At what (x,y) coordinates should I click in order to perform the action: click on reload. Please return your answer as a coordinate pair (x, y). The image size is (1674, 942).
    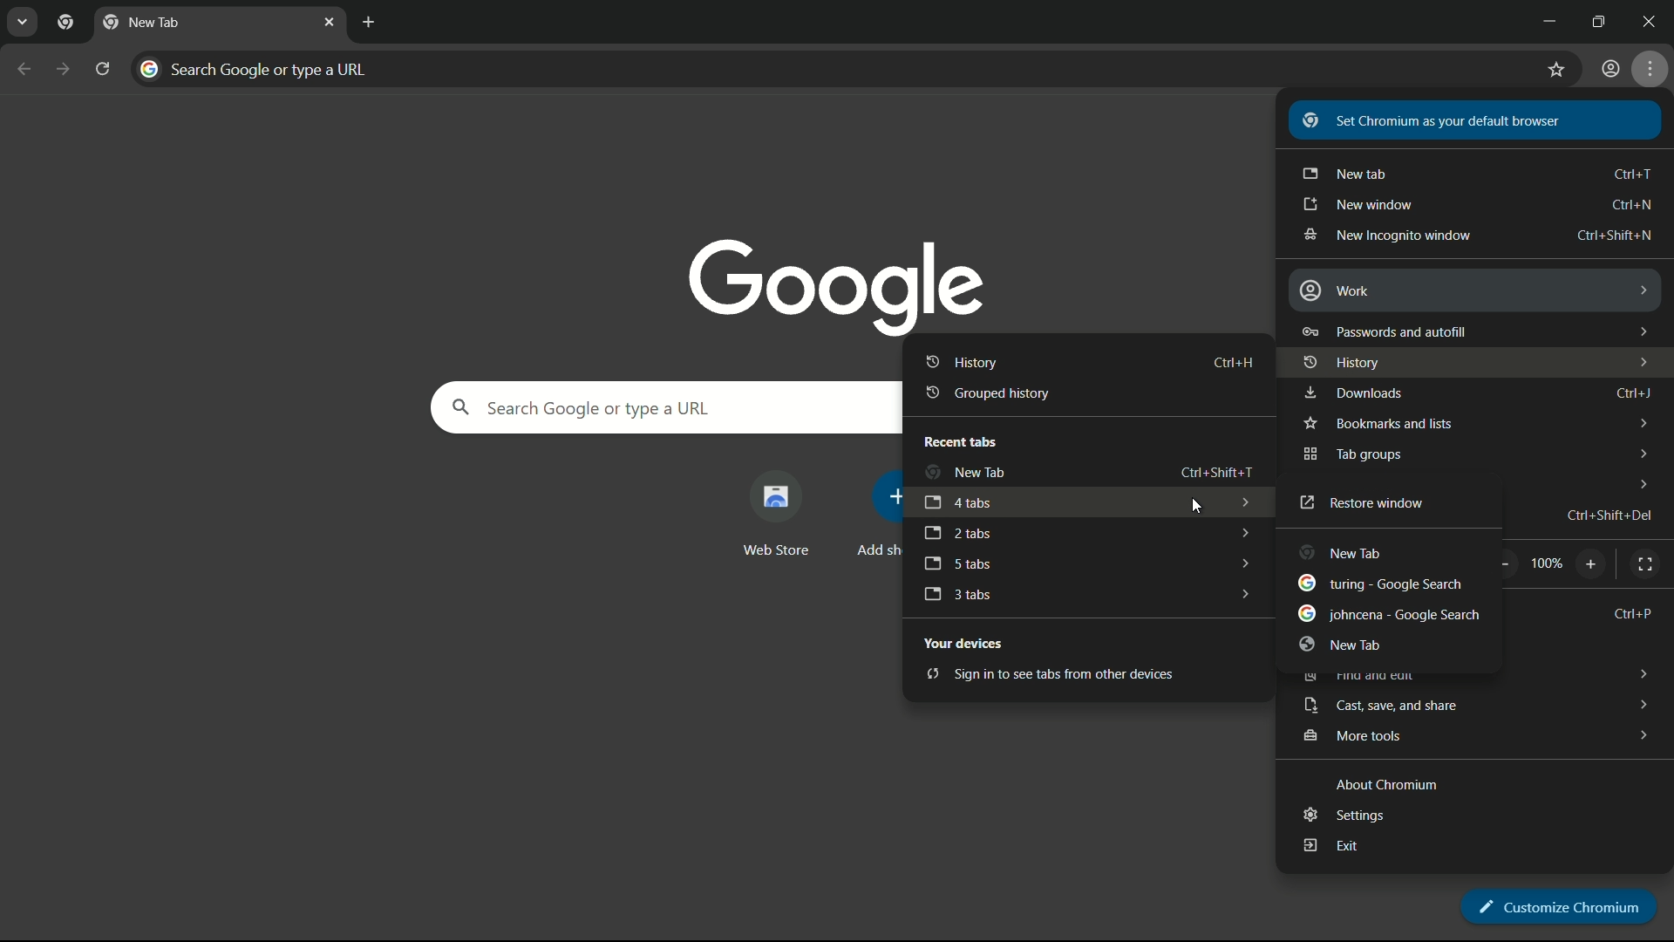
    Looking at the image, I should click on (103, 68).